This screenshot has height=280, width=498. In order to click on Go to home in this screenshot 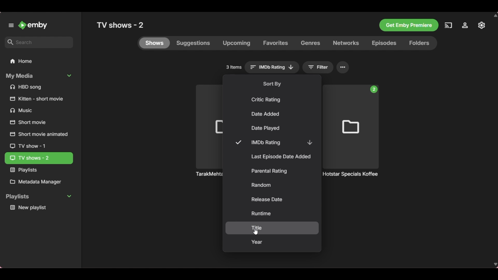, I will do `click(33, 25)`.